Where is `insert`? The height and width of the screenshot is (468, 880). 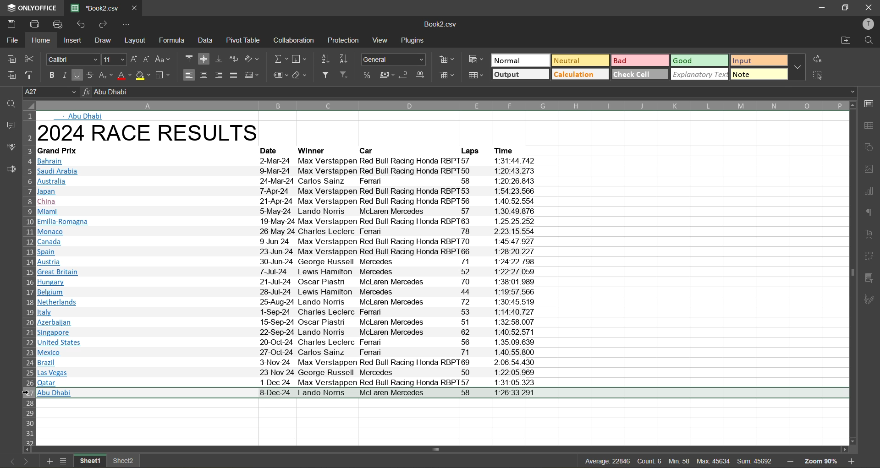
insert is located at coordinates (74, 42).